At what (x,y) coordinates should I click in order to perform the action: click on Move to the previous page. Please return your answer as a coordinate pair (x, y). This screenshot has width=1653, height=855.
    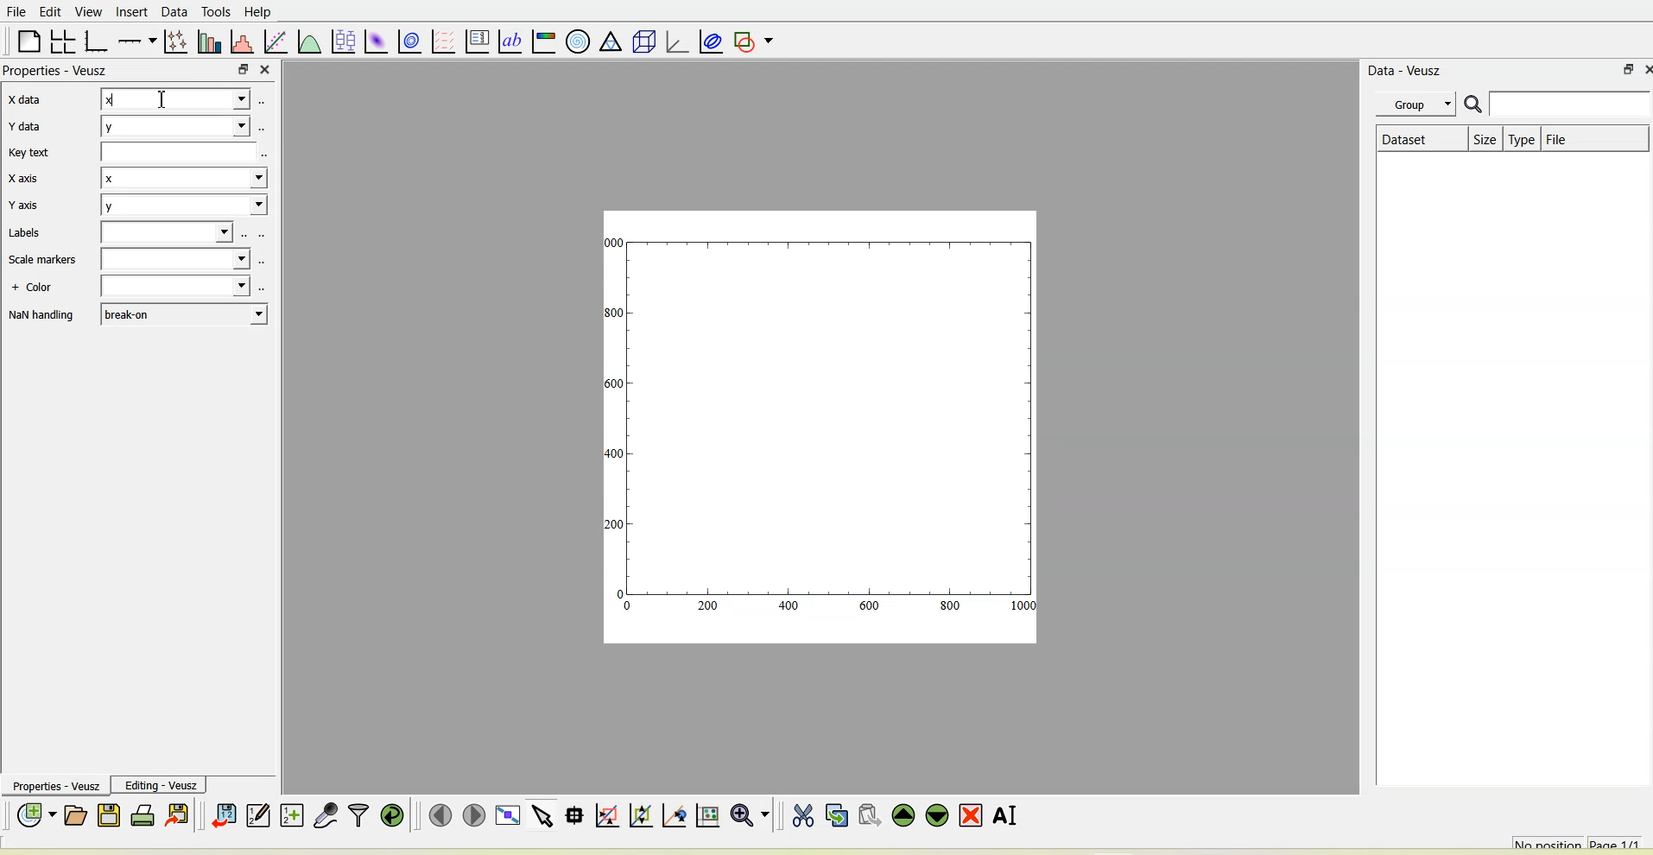
    Looking at the image, I should click on (440, 814).